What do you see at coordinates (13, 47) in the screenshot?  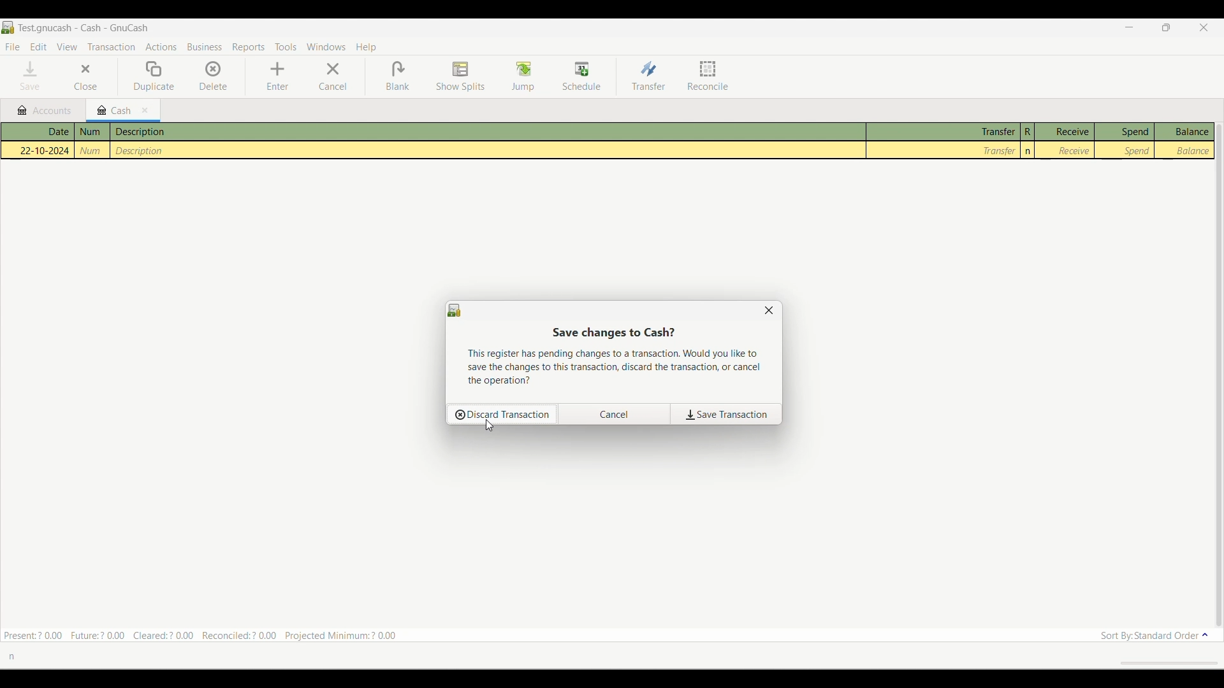 I see `File` at bounding box center [13, 47].